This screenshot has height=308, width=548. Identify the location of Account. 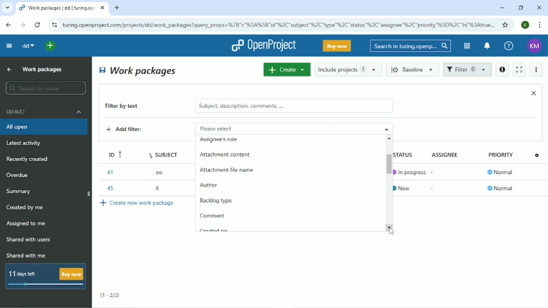
(526, 25).